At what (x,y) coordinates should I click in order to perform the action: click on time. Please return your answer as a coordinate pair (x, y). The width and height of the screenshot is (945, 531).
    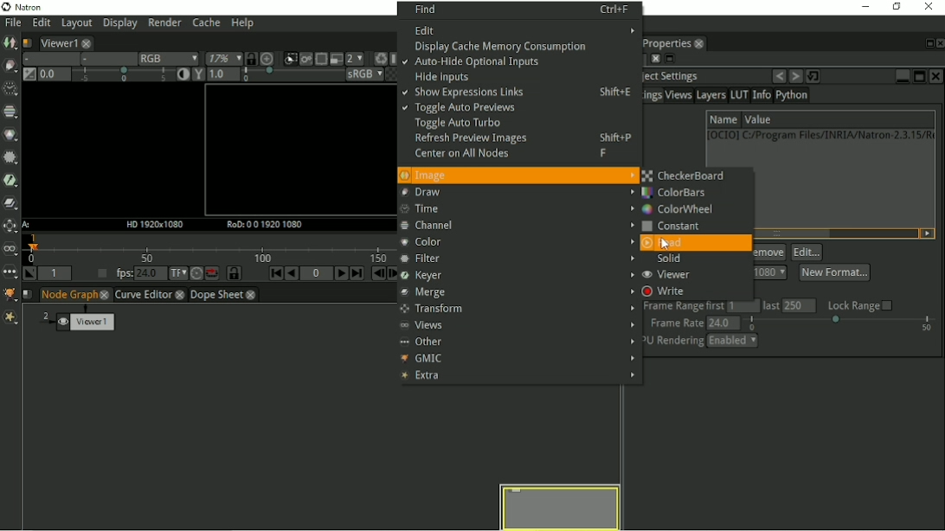
    Looking at the image, I should click on (514, 209).